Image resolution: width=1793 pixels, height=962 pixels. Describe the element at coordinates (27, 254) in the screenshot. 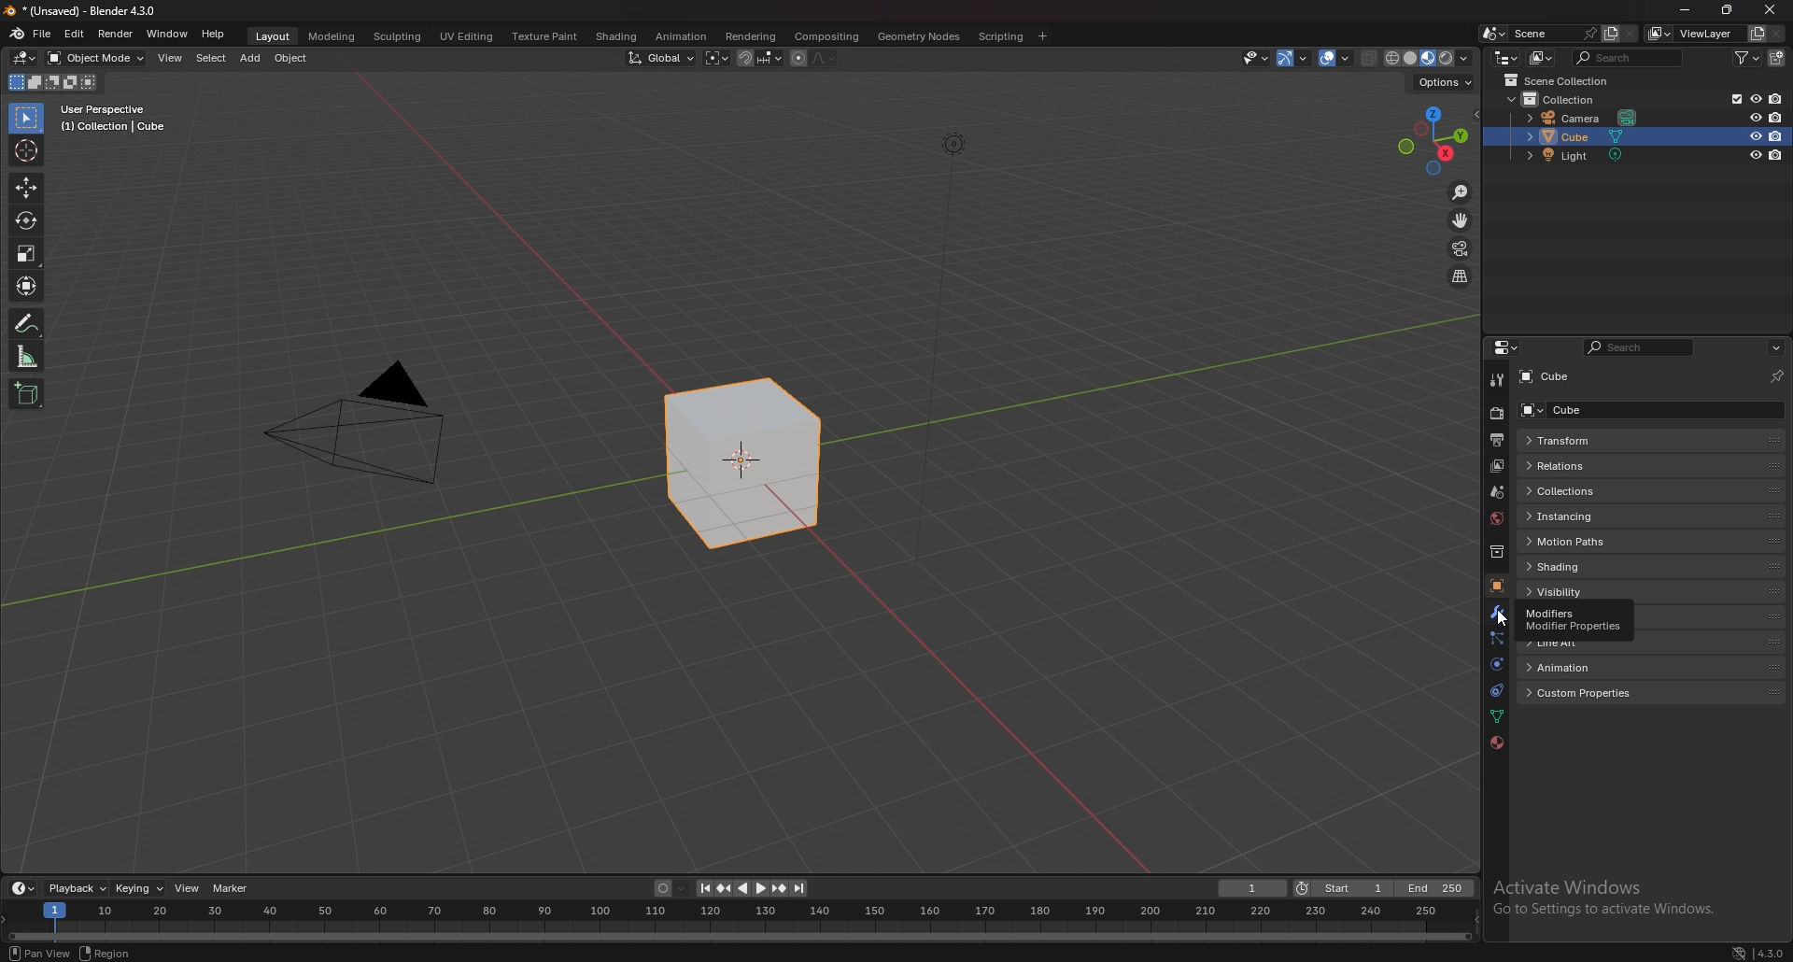

I see `scale` at that location.